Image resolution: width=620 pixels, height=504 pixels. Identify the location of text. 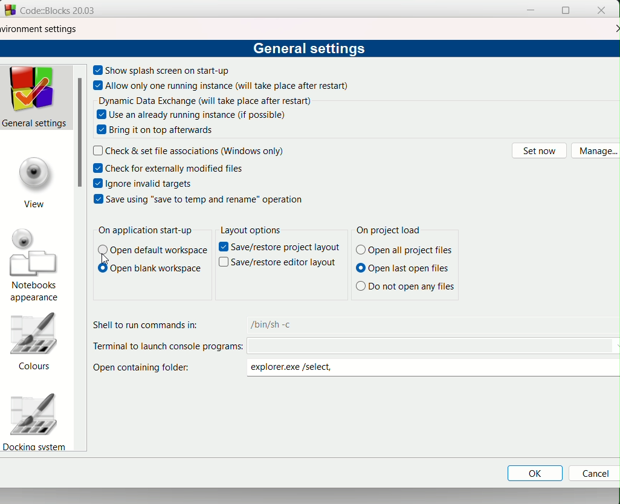
(205, 114).